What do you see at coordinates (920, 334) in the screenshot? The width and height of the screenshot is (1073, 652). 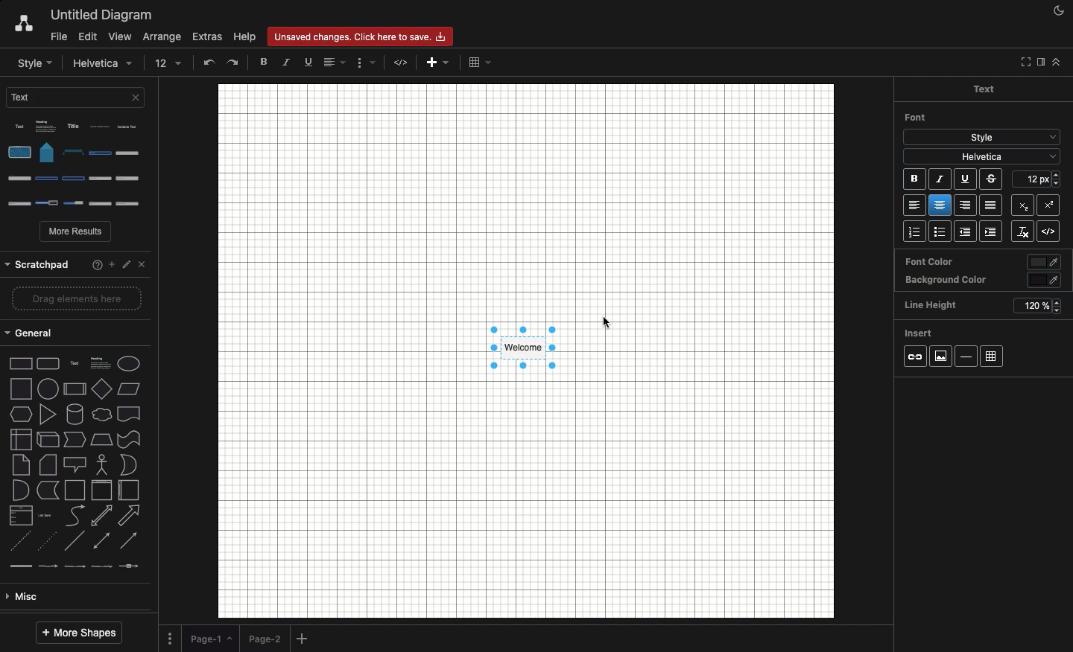 I see `Insert` at bounding box center [920, 334].